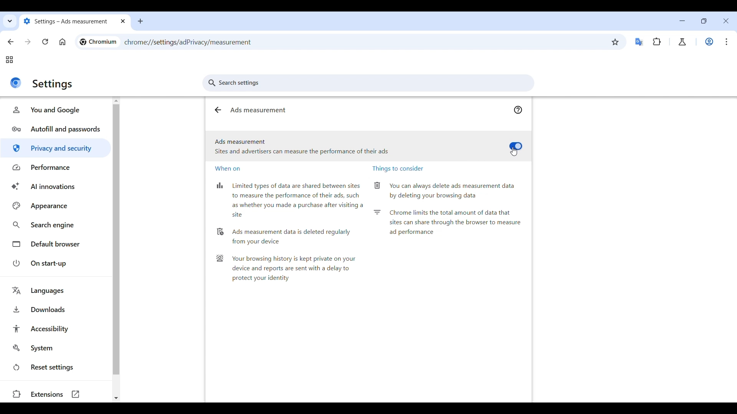 Image resolution: width=737 pixels, height=414 pixels. What do you see at coordinates (209, 42) in the screenshot?
I see `Web link of current page` at bounding box center [209, 42].